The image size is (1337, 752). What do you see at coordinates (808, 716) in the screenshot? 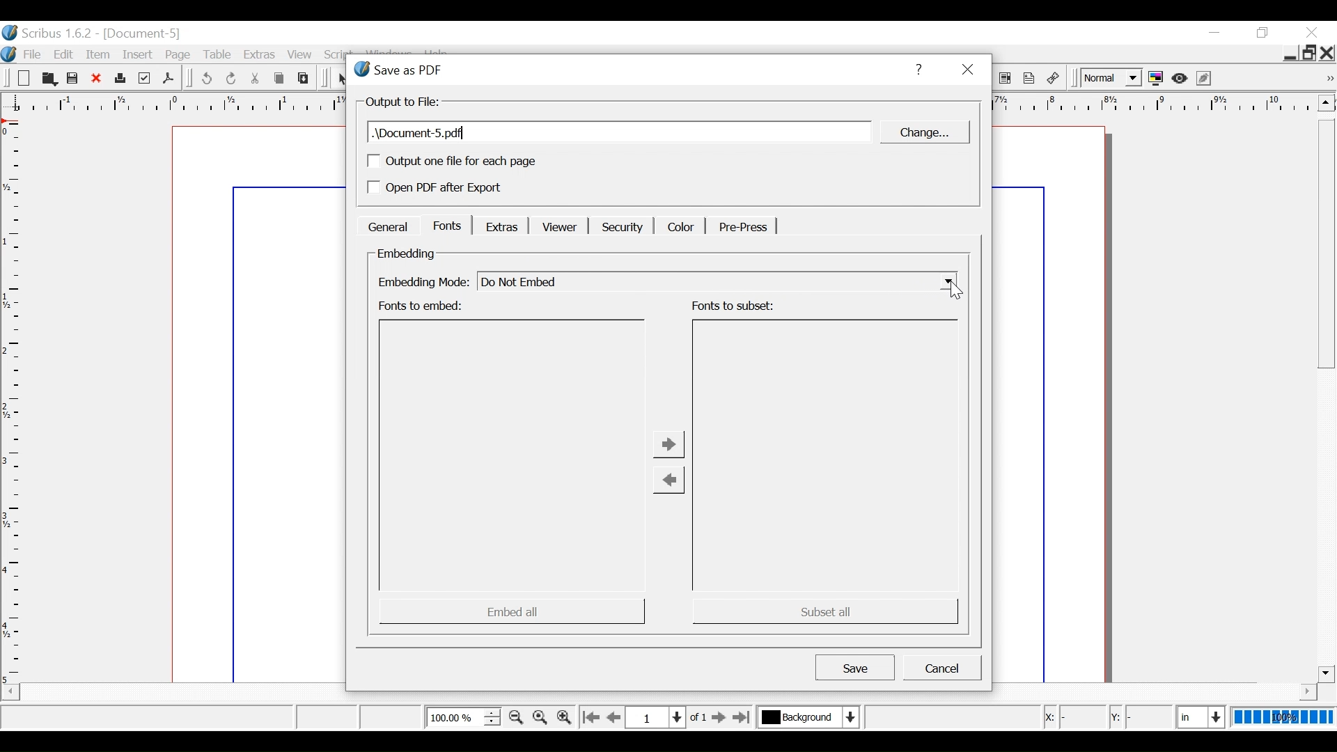
I see `Current layer` at bounding box center [808, 716].